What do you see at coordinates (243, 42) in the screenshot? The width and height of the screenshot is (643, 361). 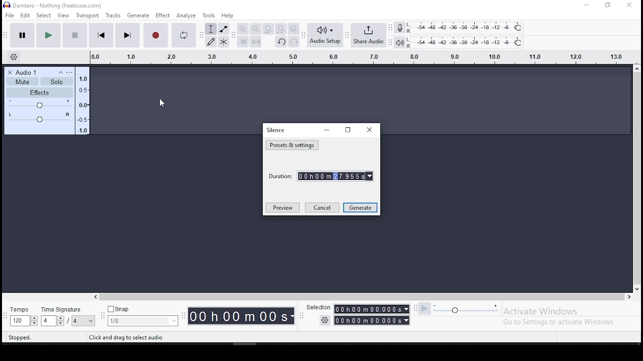 I see `trim audio outside selection` at bounding box center [243, 42].